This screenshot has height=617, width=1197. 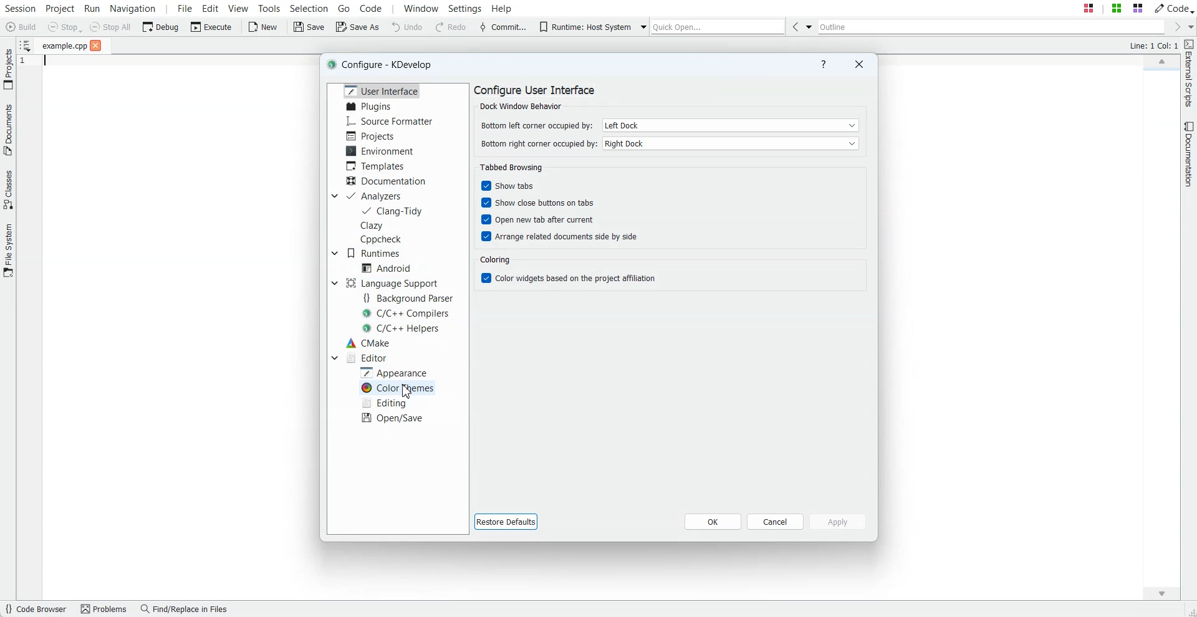 What do you see at coordinates (538, 97) in the screenshot?
I see `Text` at bounding box center [538, 97].